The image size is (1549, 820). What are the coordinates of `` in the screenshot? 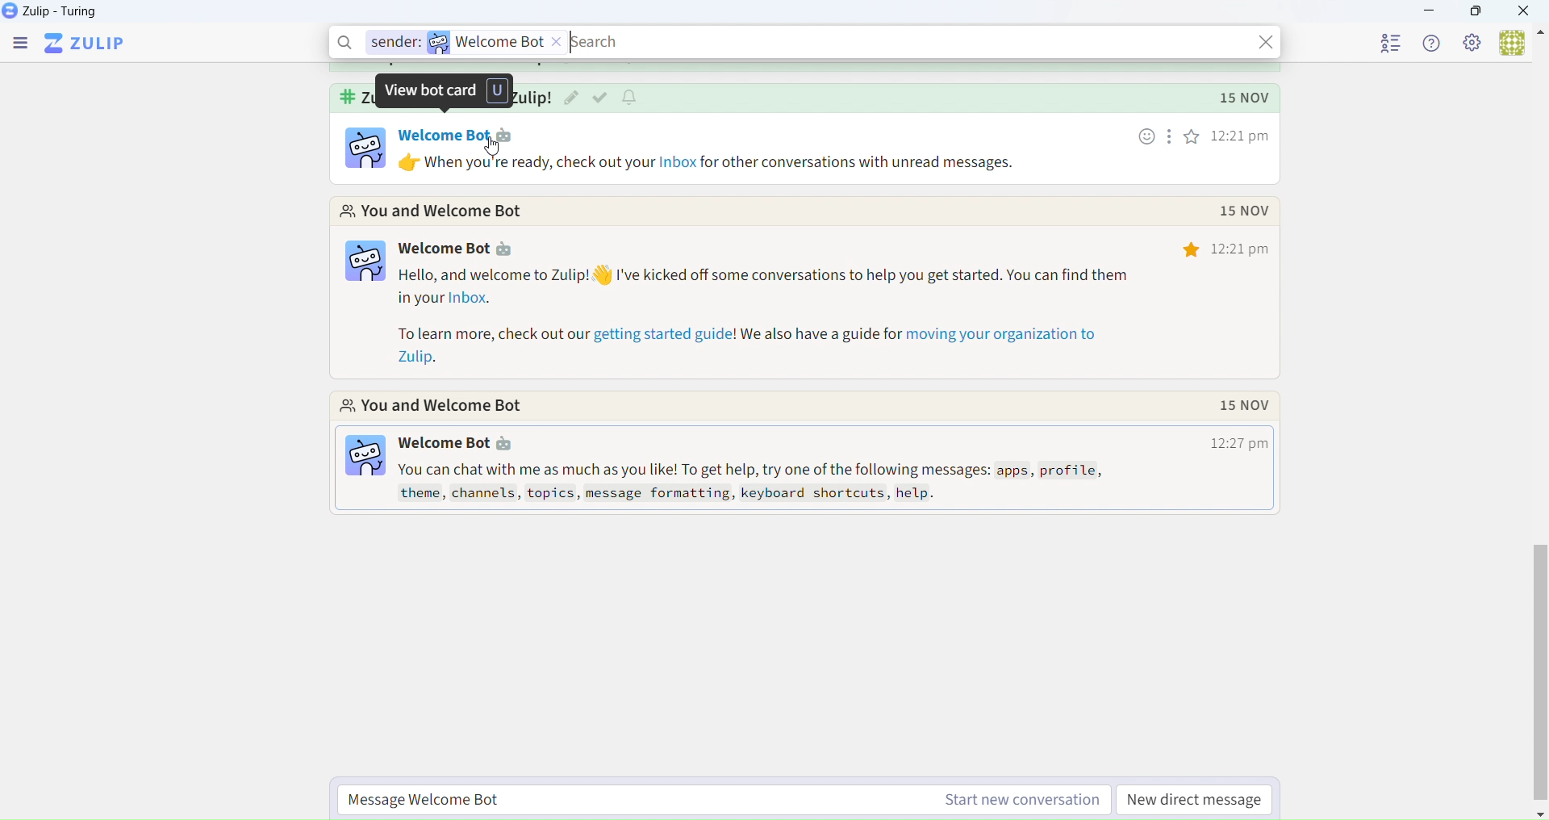 It's located at (1424, 10).